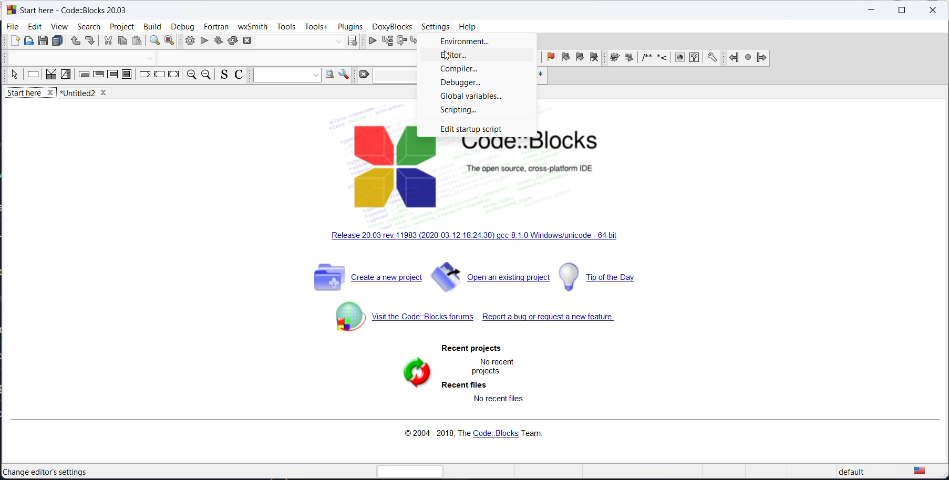 The image size is (949, 480). I want to click on change editor settings, so click(47, 472).